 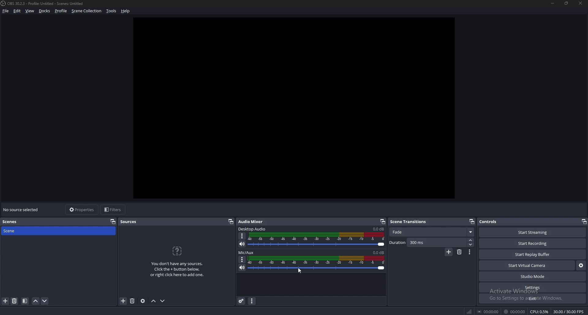 What do you see at coordinates (532, 276) in the screenshot?
I see `studio mode` at bounding box center [532, 276].